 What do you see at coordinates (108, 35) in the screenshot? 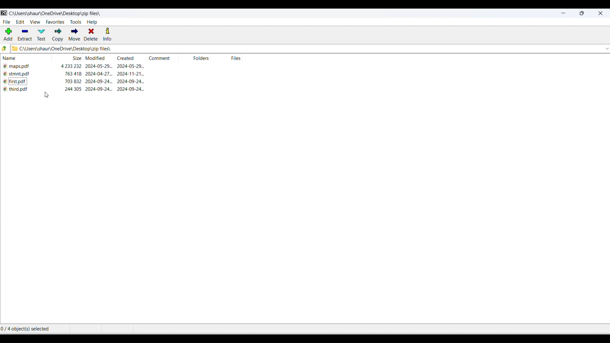
I see `info ` at bounding box center [108, 35].